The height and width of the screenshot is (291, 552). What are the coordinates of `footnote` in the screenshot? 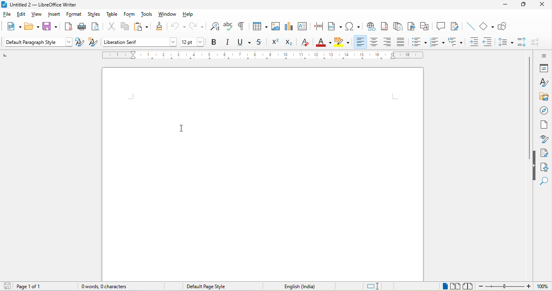 It's located at (386, 27).